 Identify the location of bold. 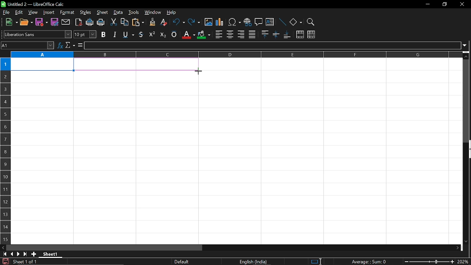
(103, 35).